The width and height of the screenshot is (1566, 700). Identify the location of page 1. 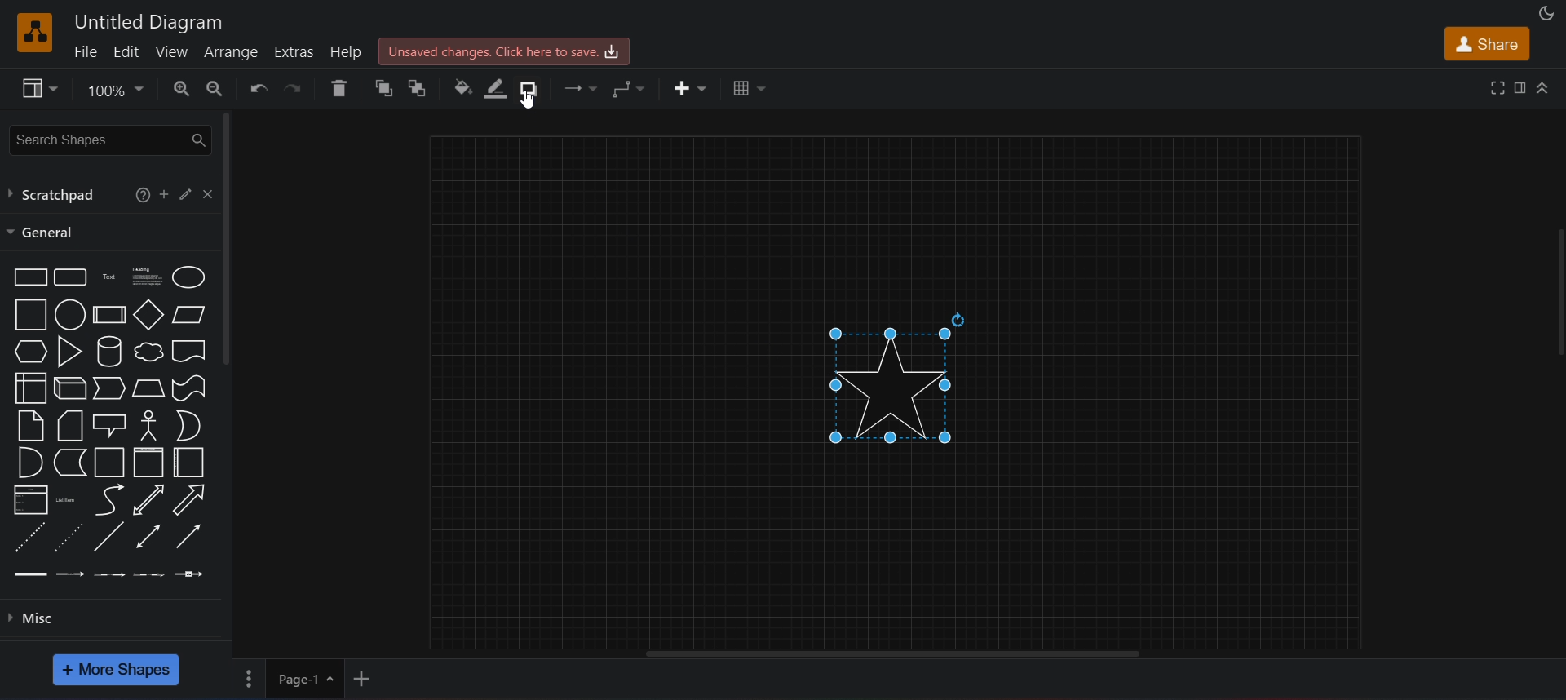
(290, 680).